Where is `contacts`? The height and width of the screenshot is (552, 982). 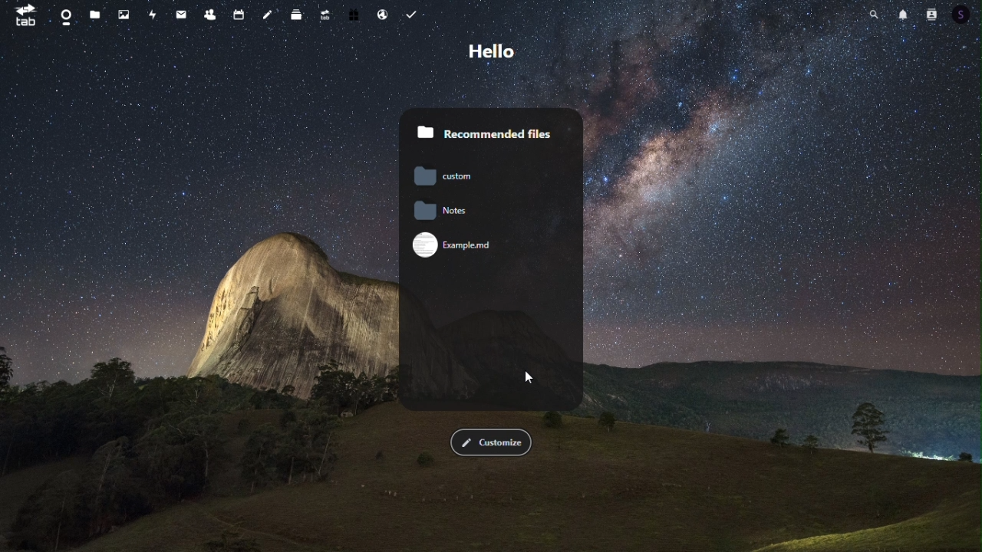 contacts is located at coordinates (210, 14).